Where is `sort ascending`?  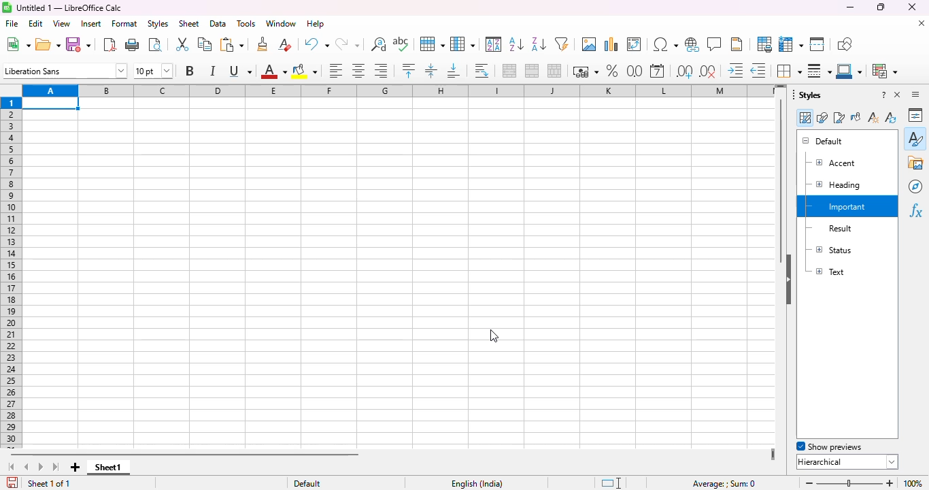
sort ascending is located at coordinates (516, 44).